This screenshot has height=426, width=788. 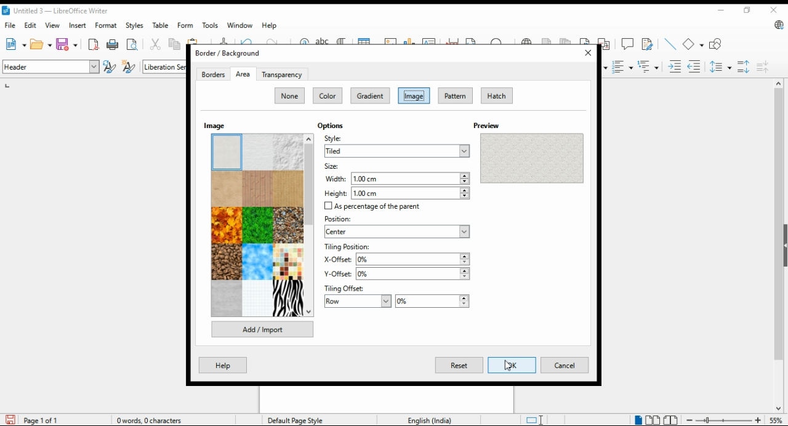 I want to click on y-offset, so click(x=398, y=275).